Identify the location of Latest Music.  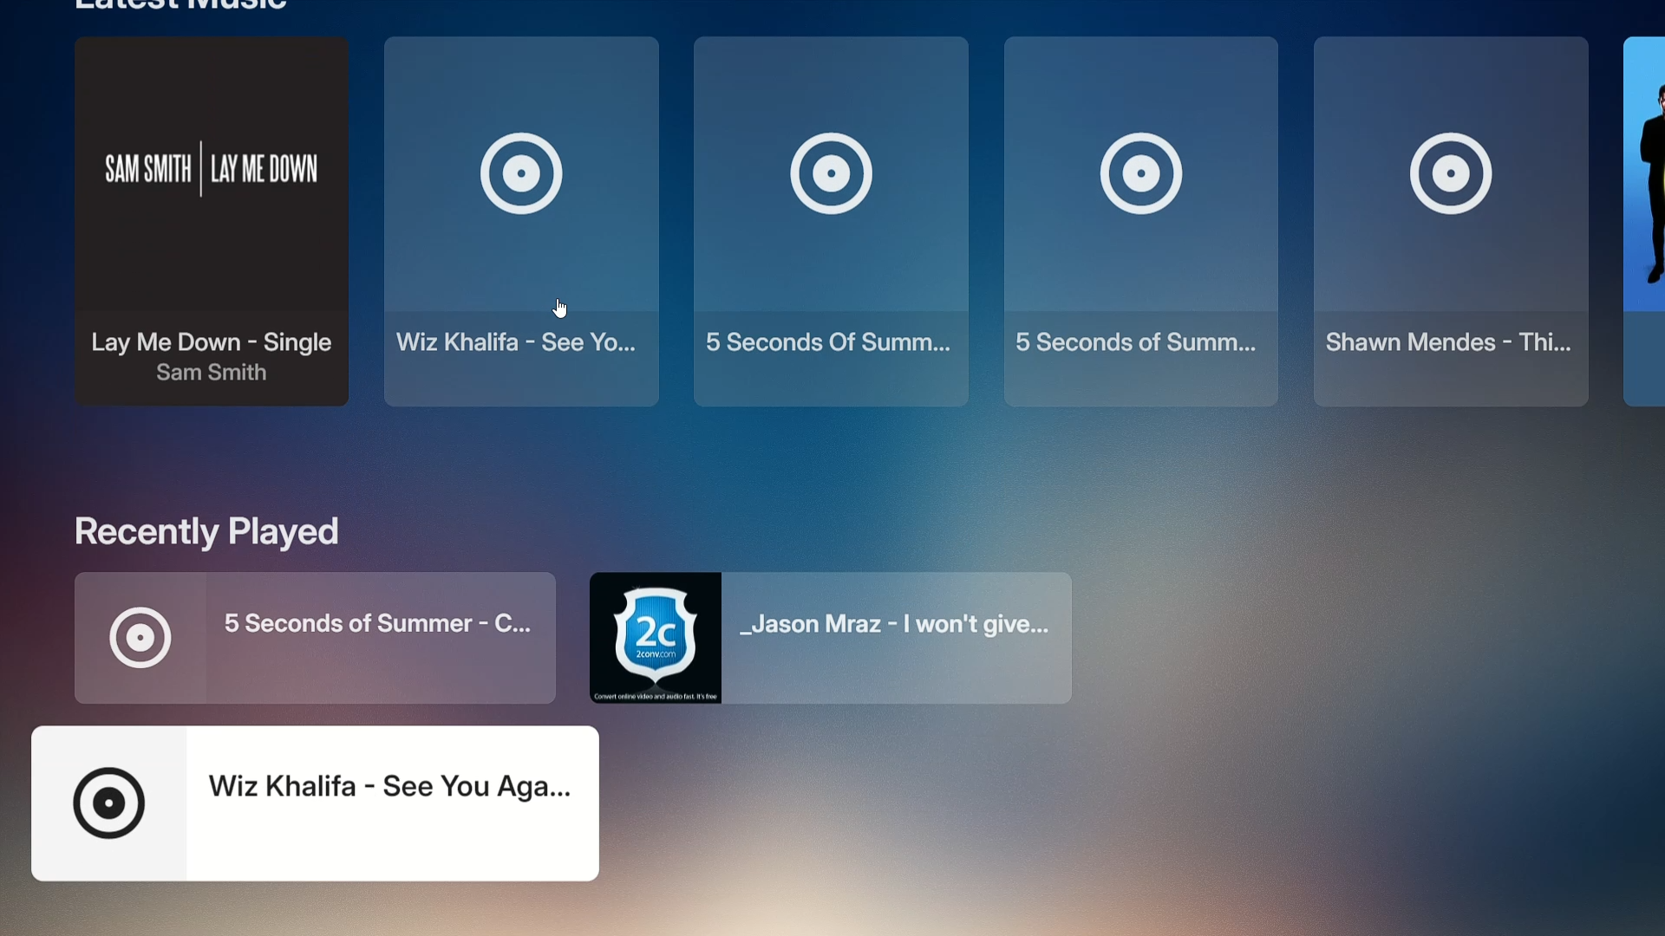
(180, 7).